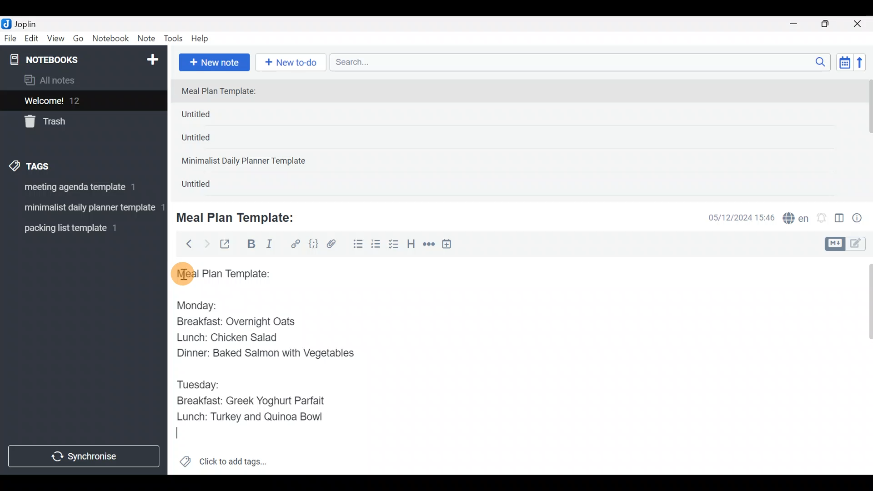  What do you see at coordinates (191, 304) in the screenshot?
I see `Monday:` at bounding box center [191, 304].